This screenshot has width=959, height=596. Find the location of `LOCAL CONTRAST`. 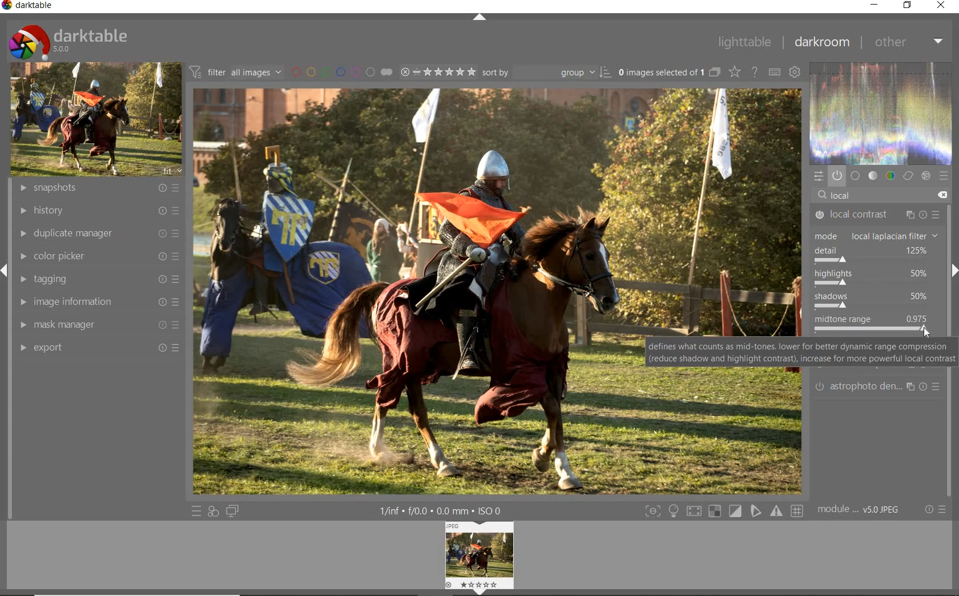

LOCAL CONTRAST is located at coordinates (876, 215).